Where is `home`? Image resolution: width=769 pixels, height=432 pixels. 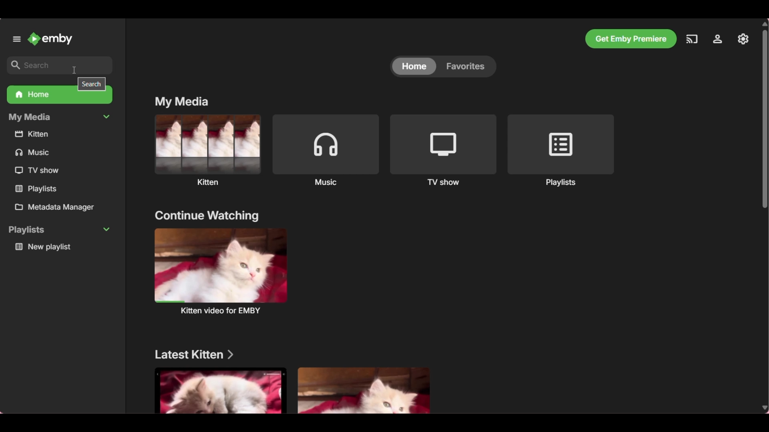 home is located at coordinates (414, 67).